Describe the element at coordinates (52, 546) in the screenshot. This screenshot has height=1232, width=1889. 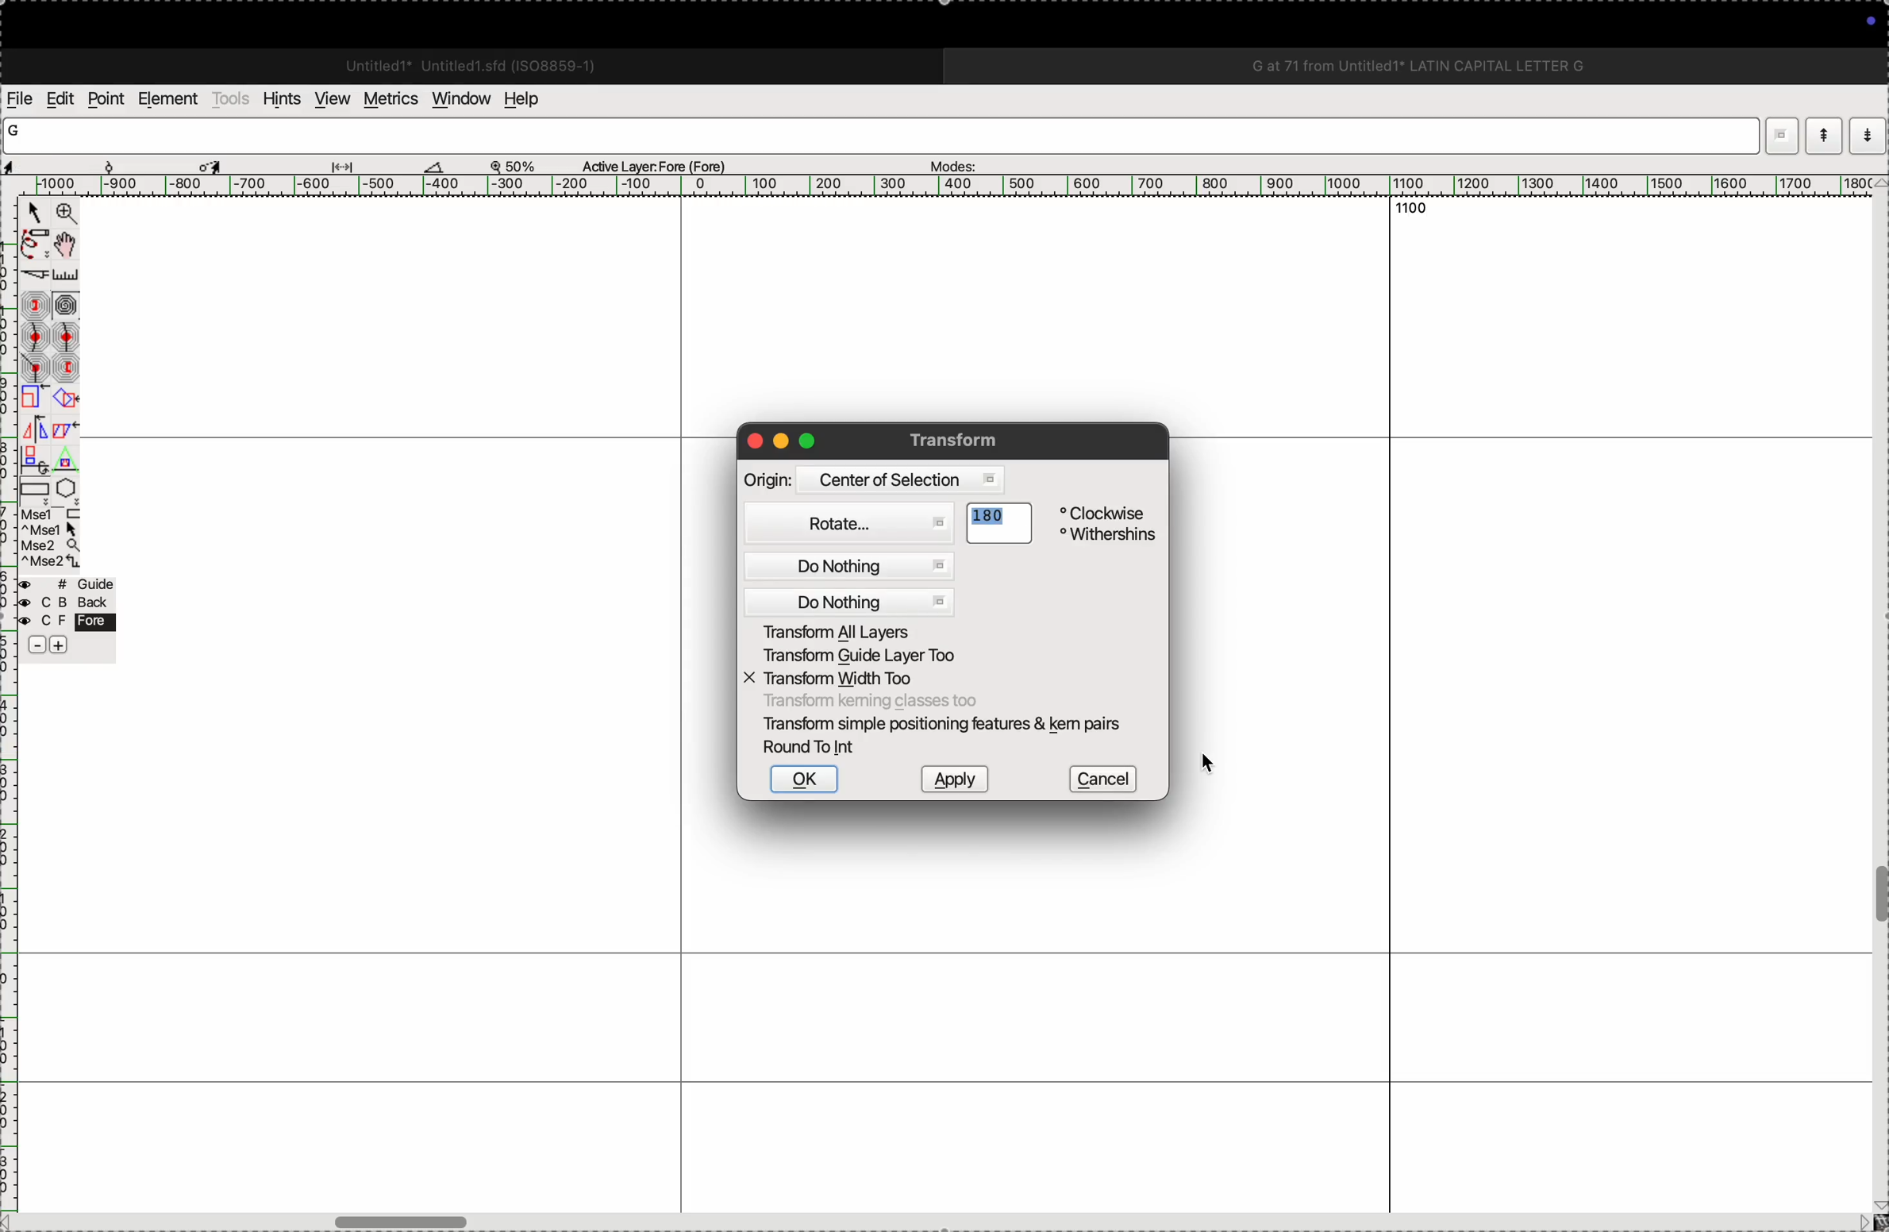
I see `mouse wheel button` at that location.